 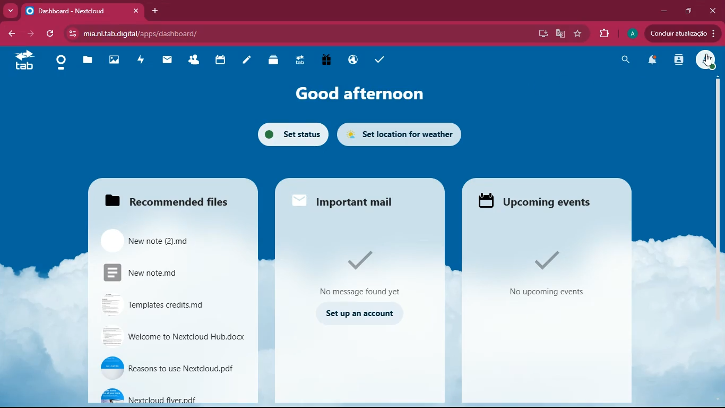 I want to click on cursor, so click(x=710, y=61).